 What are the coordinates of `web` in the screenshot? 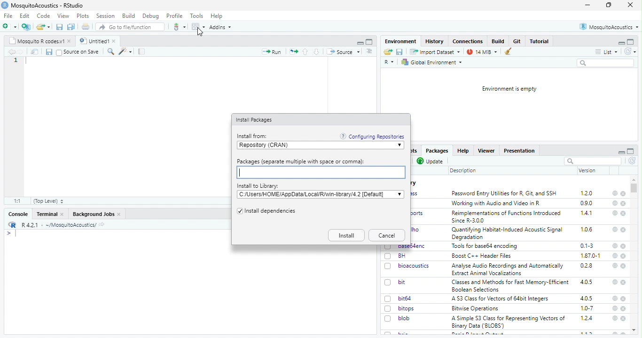 It's located at (616, 255).